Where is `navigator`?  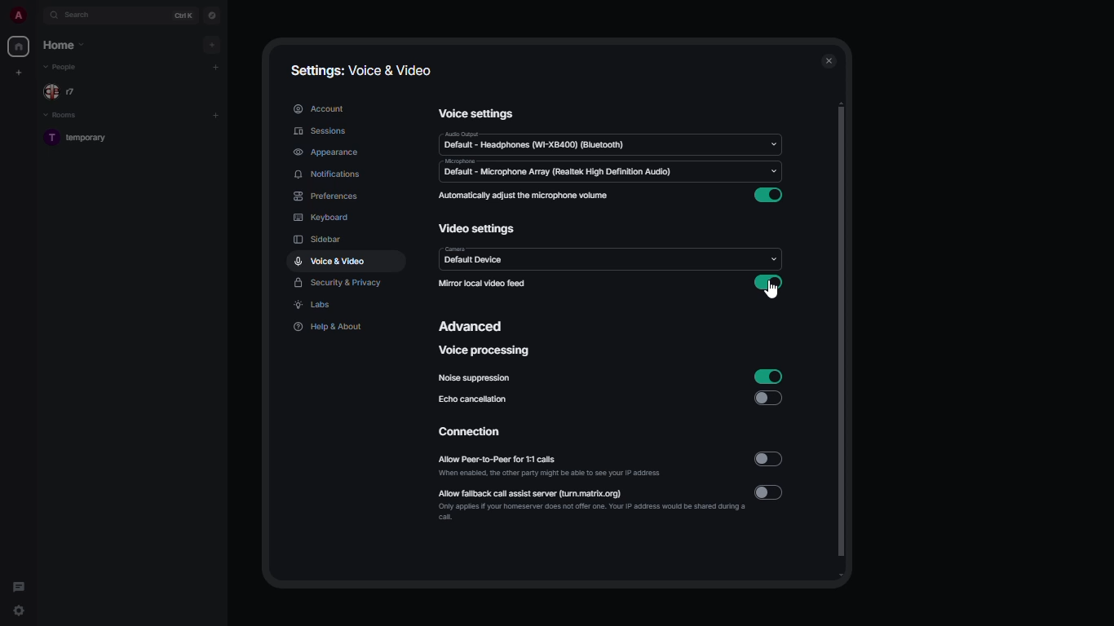 navigator is located at coordinates (212, 15).